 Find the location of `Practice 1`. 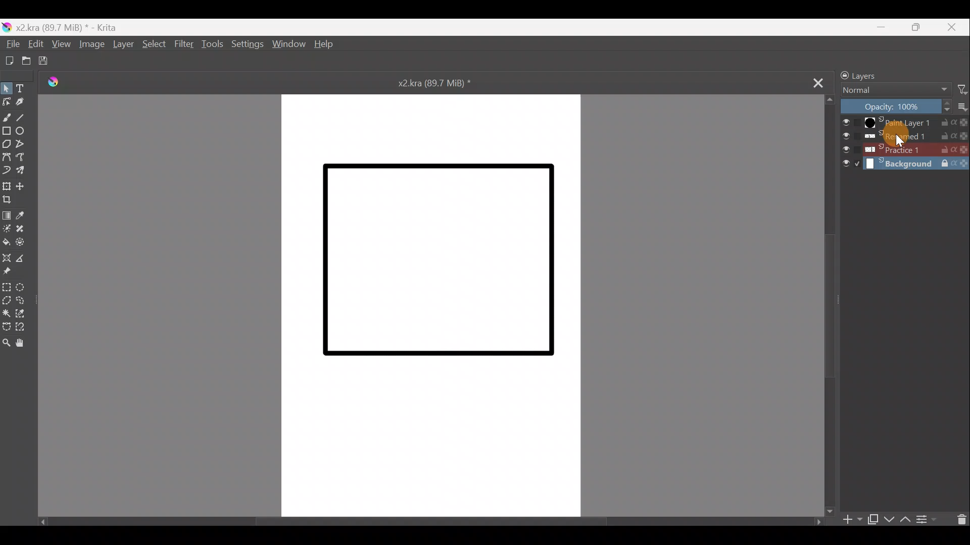

Practice 1 is located at coordinates (904, 149).